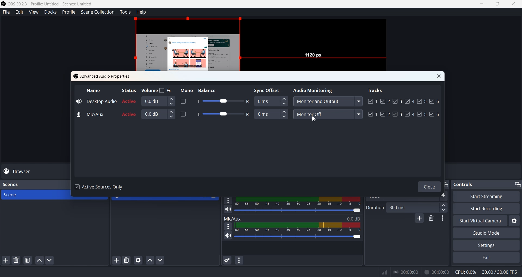  What do you see at coordinates (185, 90) in the screenshot?
I see `Mono` at bounding box center [185, 90].